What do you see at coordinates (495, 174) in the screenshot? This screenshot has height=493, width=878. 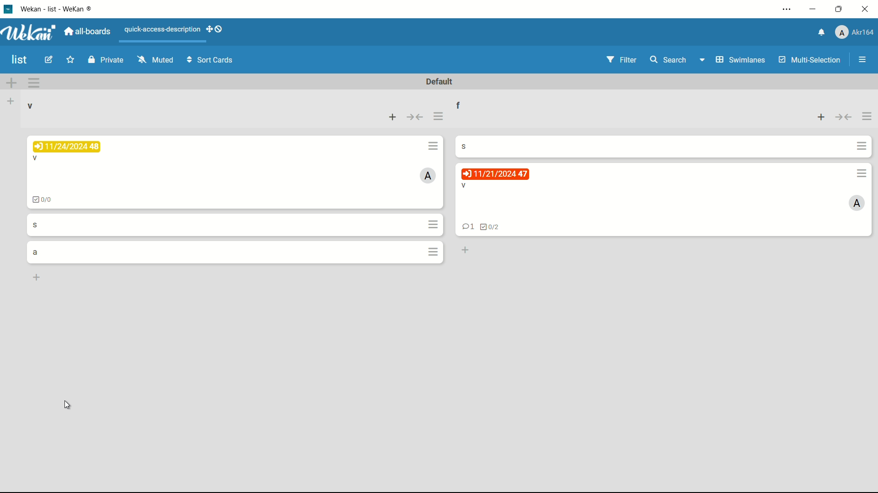 I see `due date` at bounding box center [495, 174].